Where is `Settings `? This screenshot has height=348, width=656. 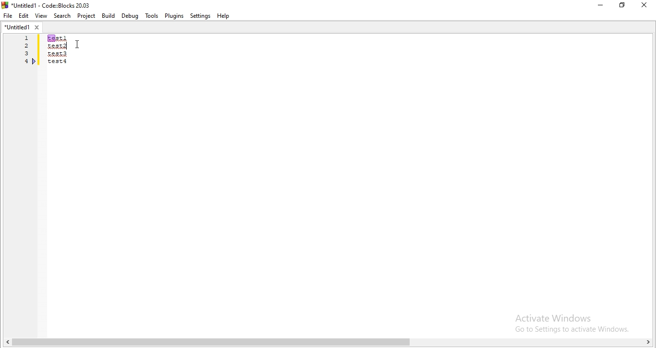 Settings  is located at coordinates (200, 16).